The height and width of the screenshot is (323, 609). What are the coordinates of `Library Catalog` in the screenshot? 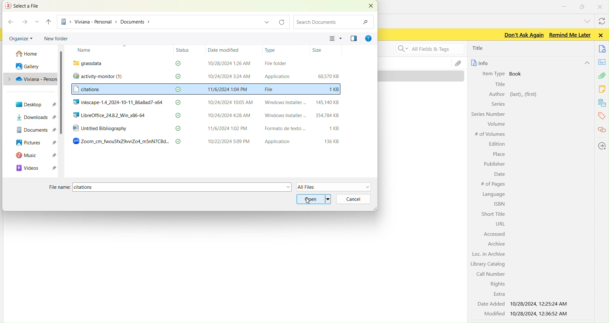 It's located at (486, 264).